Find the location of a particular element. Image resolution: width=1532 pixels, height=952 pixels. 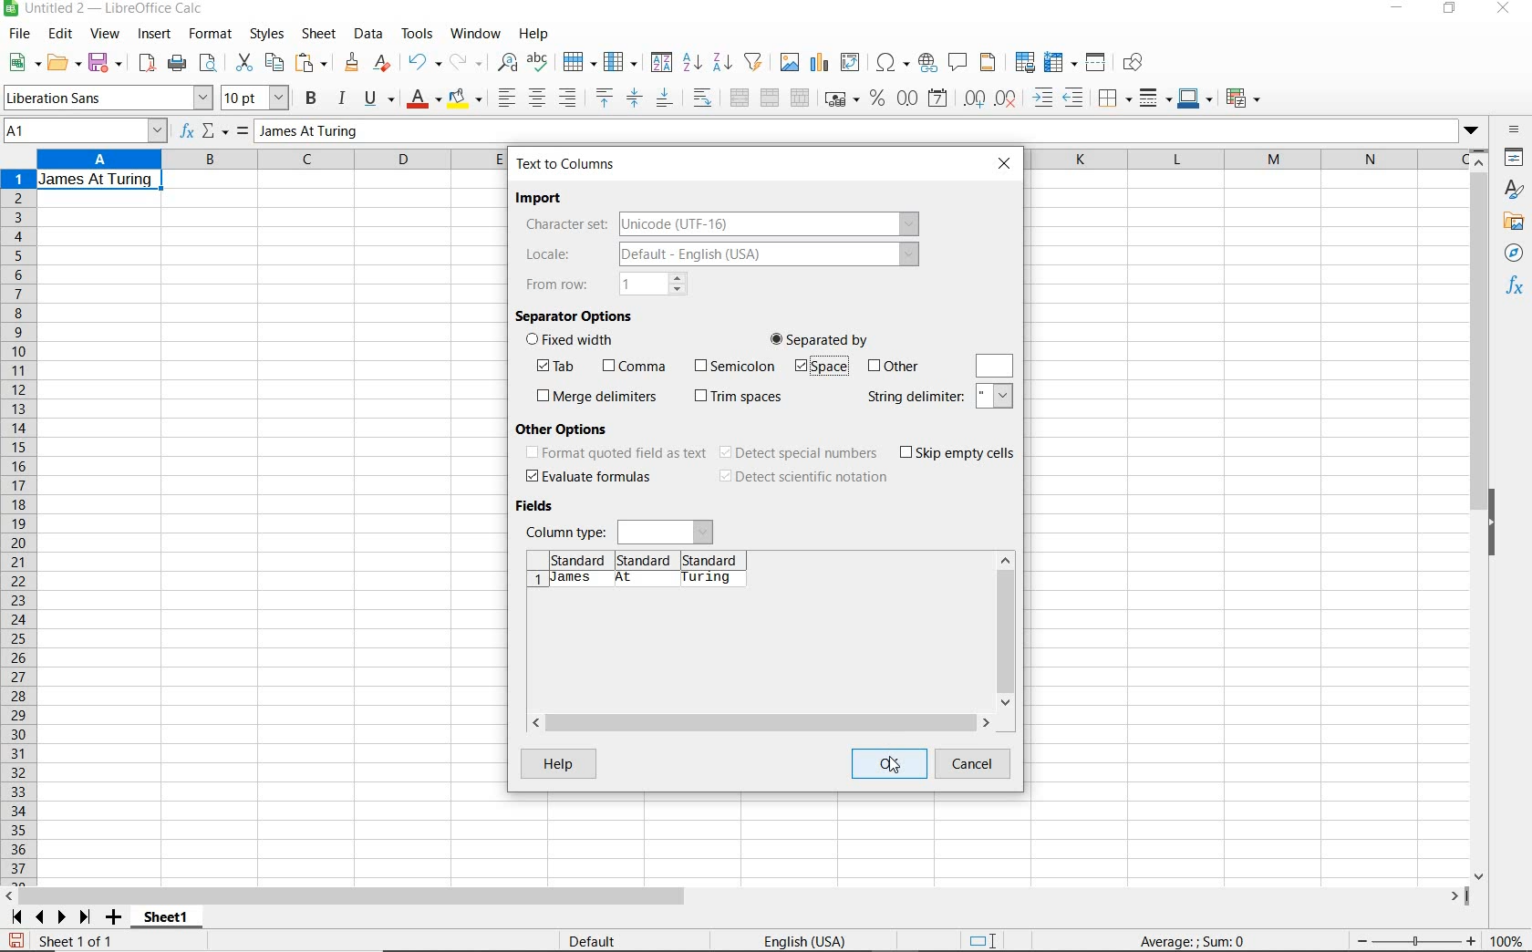

merge and center or unmerge cells is located at coordinates (739, 98).